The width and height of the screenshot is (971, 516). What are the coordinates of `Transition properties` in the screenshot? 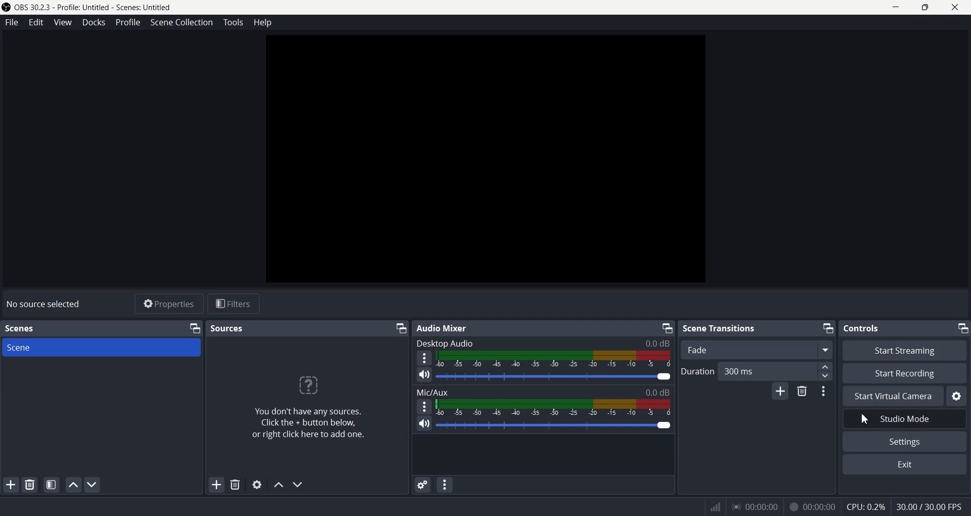 It's located at (824, 392).